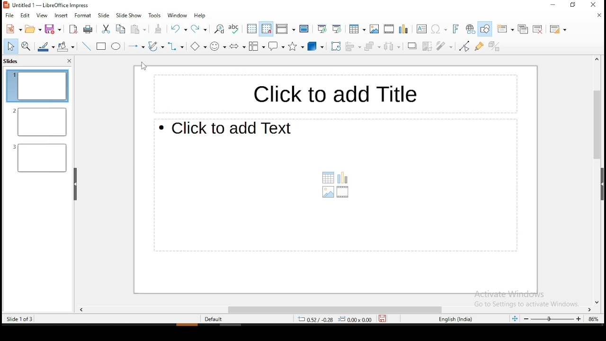  What do you see at coordinates (479, 46) in the screenshot?
I see `show gluepoint functions` at bounding box center [479, 46].